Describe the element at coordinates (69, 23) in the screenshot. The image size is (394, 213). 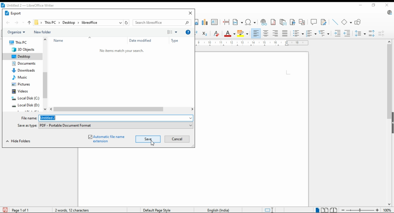
I see `desktop` at that location.